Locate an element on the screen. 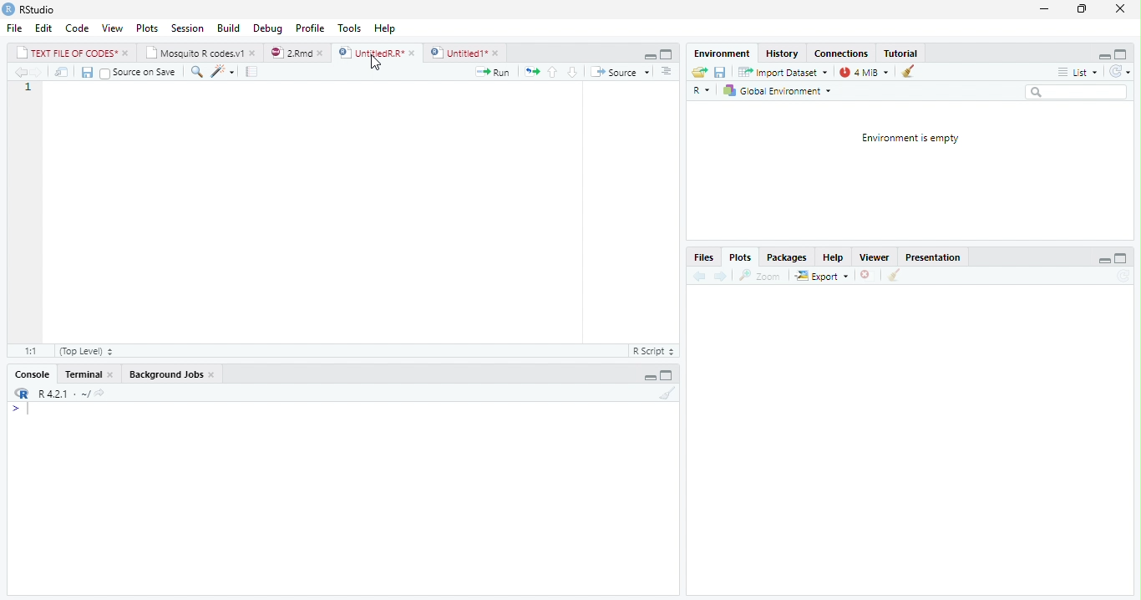 This screenshot has width=1141, height=600. go to previous section/chunk is located at coordinates (552, 72).